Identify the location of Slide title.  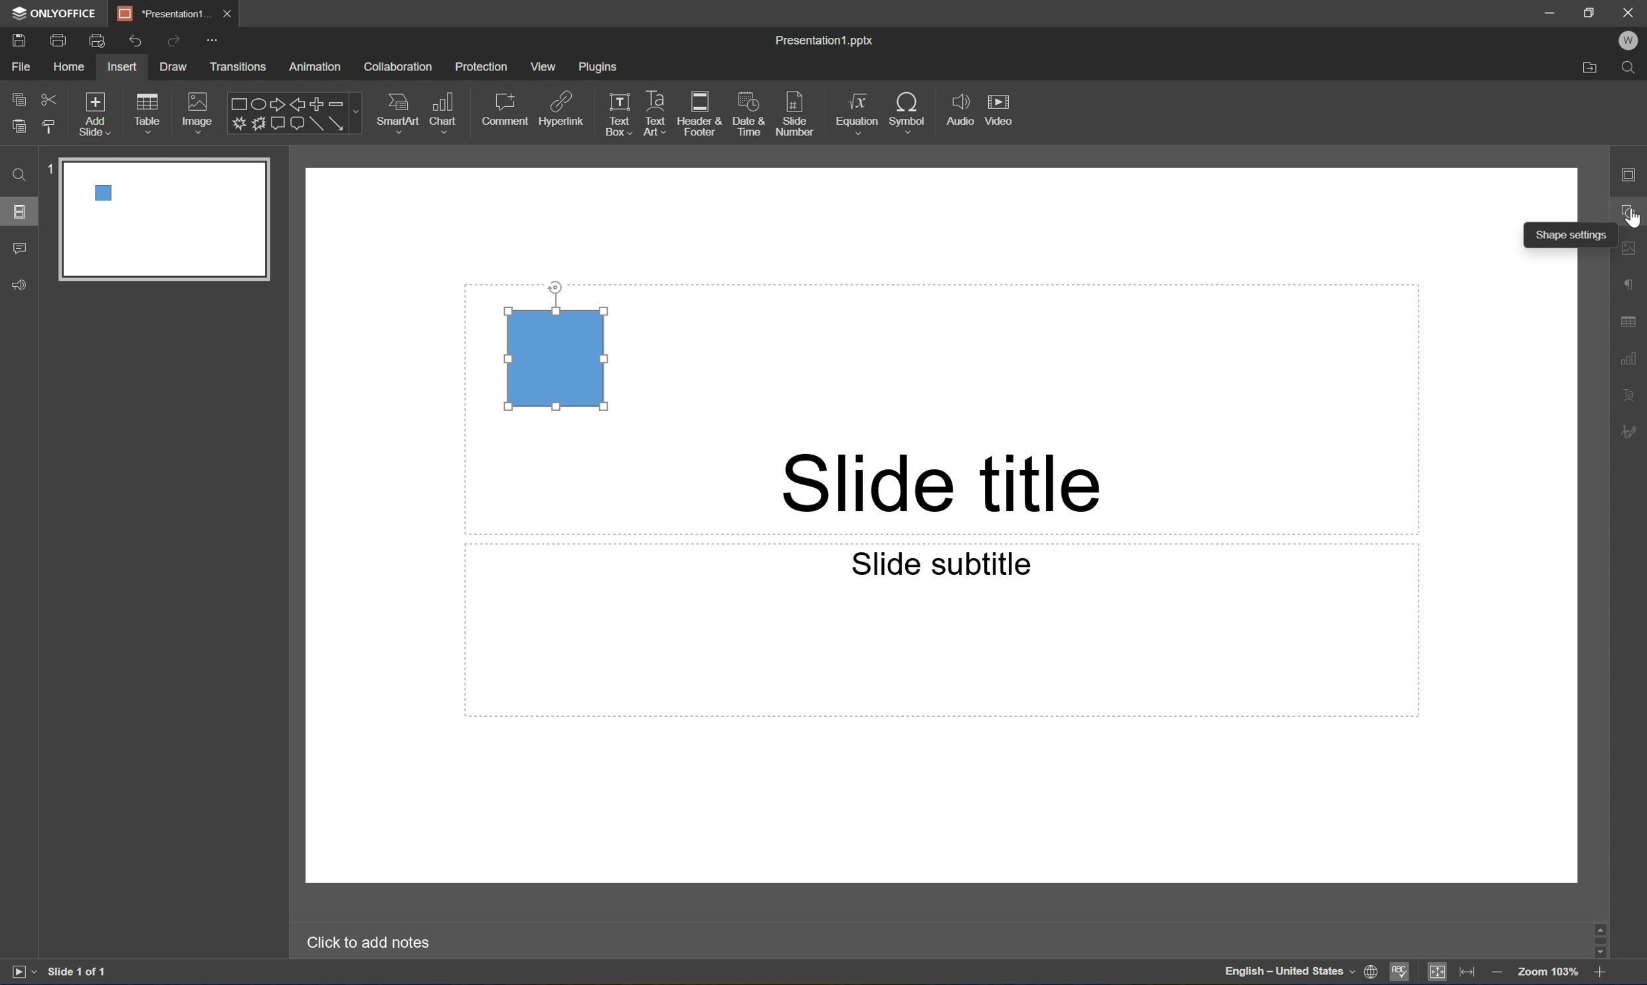
(942, 484).